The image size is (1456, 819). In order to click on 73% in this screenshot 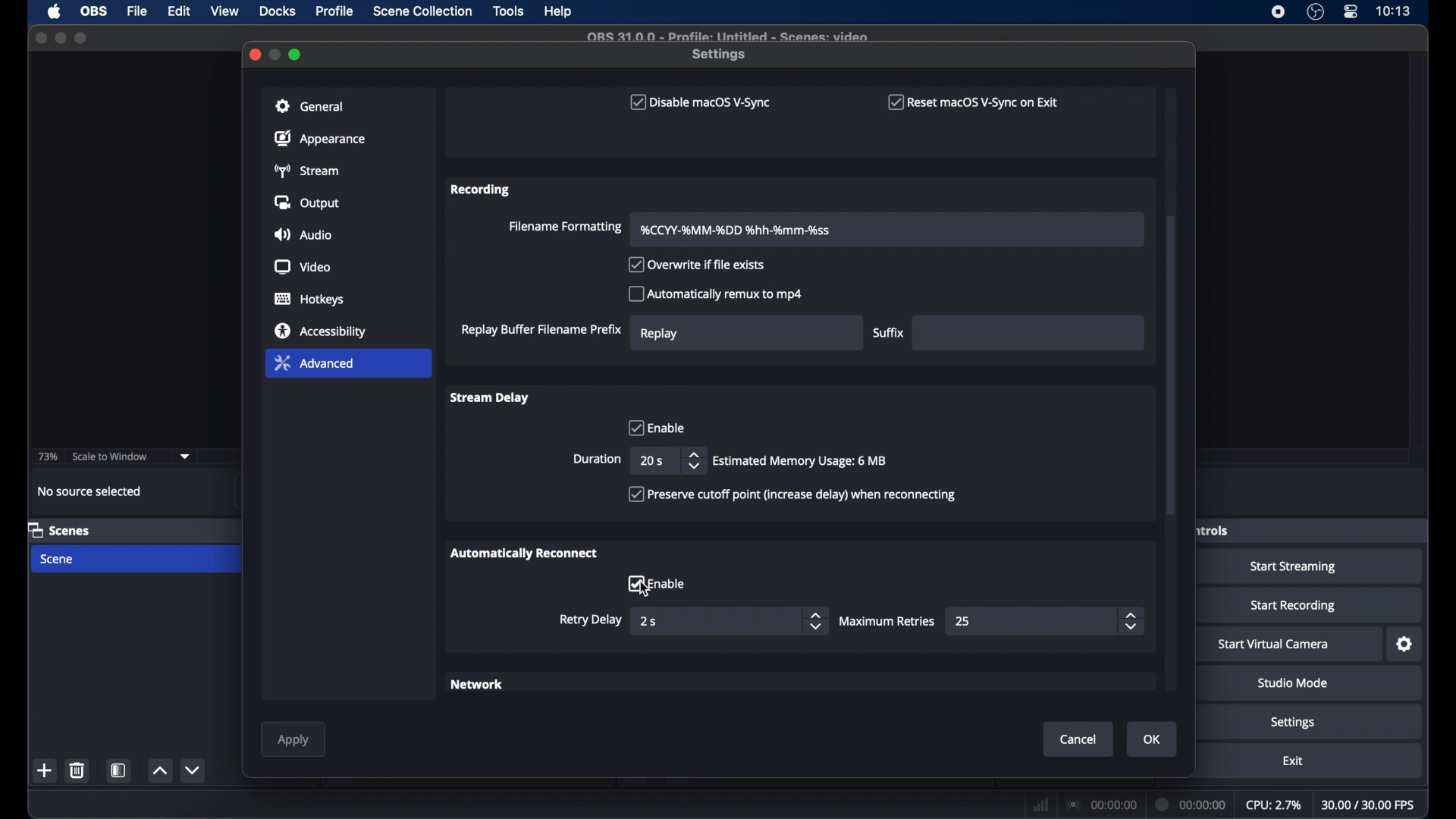, I will do `click(49, 457)`.